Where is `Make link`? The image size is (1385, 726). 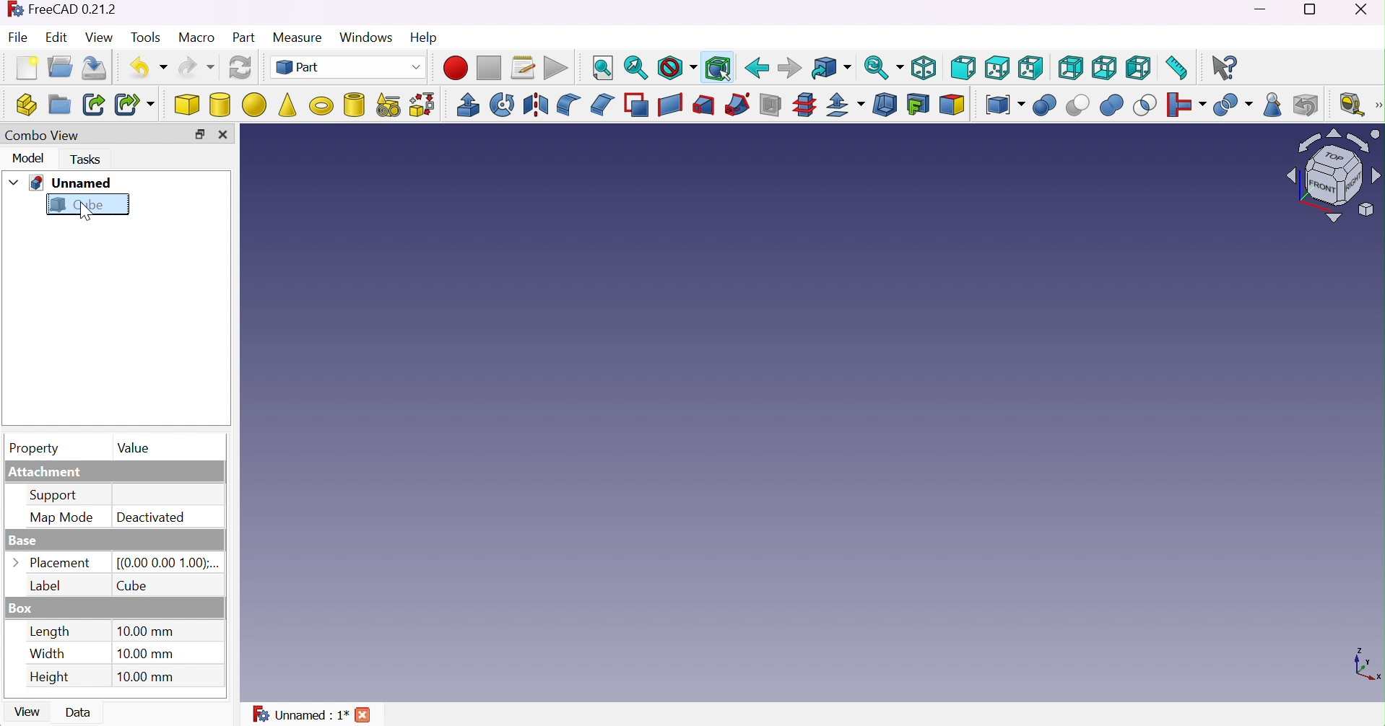 Make link is located at coordinates (94, 105).